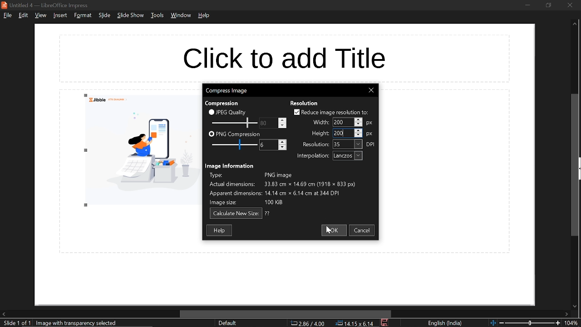 The image size is (581, 327). I want to click on space for title, so click(283, 57).